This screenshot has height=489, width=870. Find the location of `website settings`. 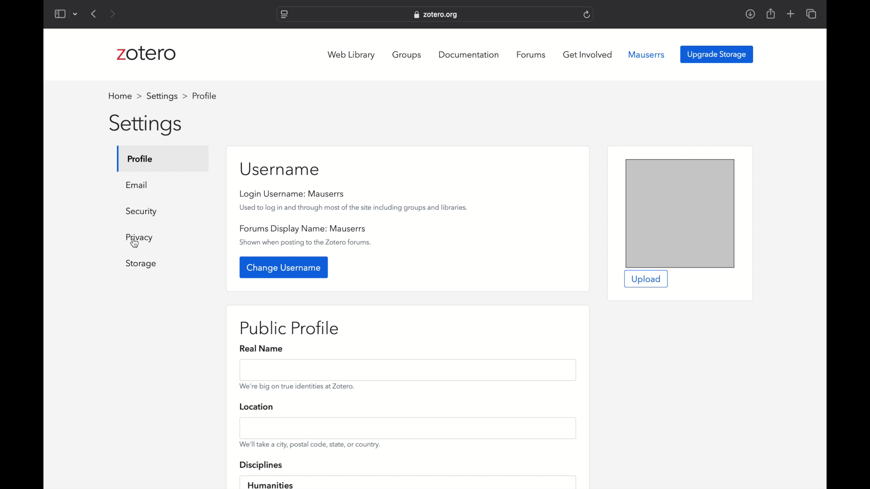

website settings is located at coordinates (285, 15).